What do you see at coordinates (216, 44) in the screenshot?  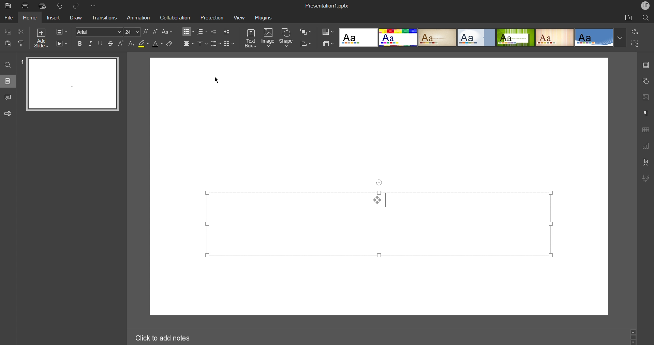 I see `Line Spacing` at bounding box center [216, 44].